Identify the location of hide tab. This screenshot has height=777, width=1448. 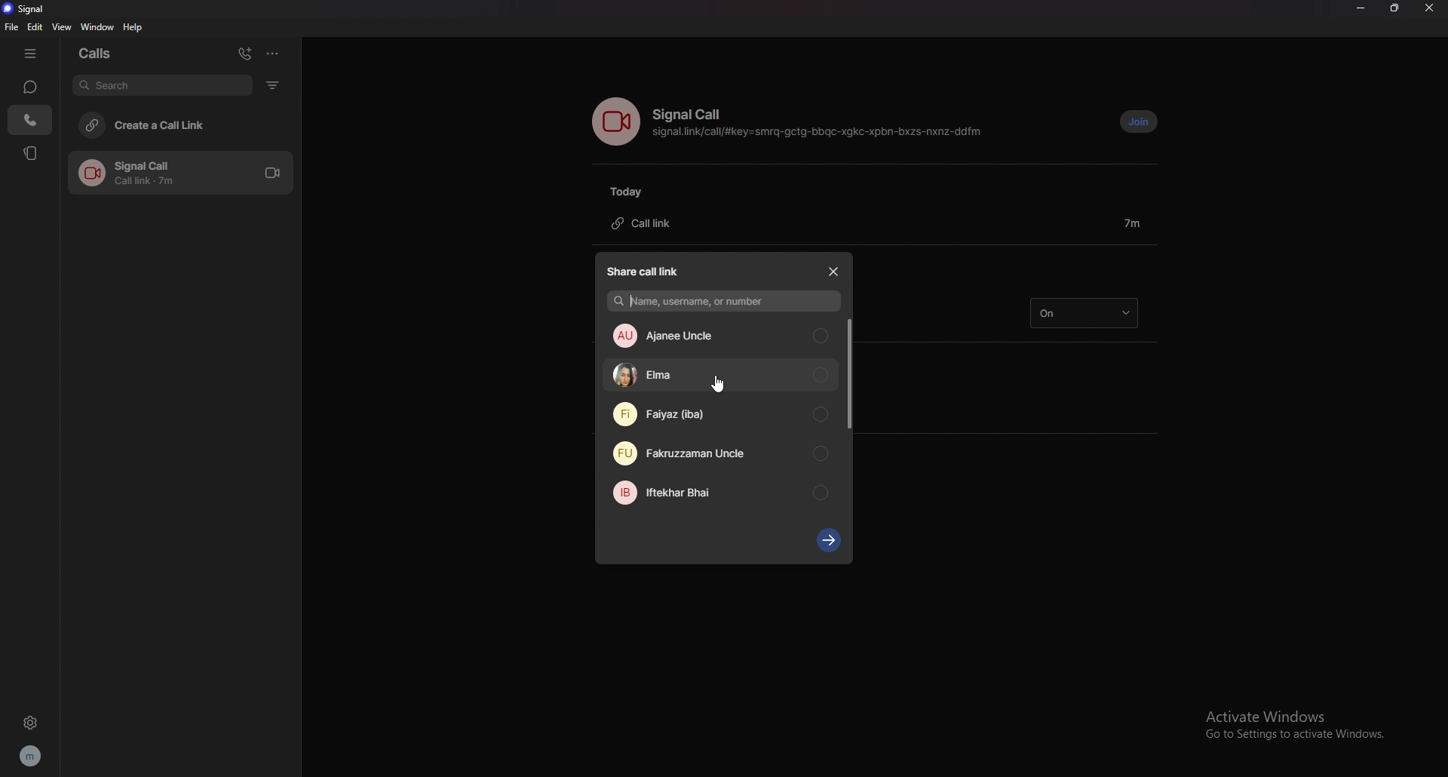
(33, 54).